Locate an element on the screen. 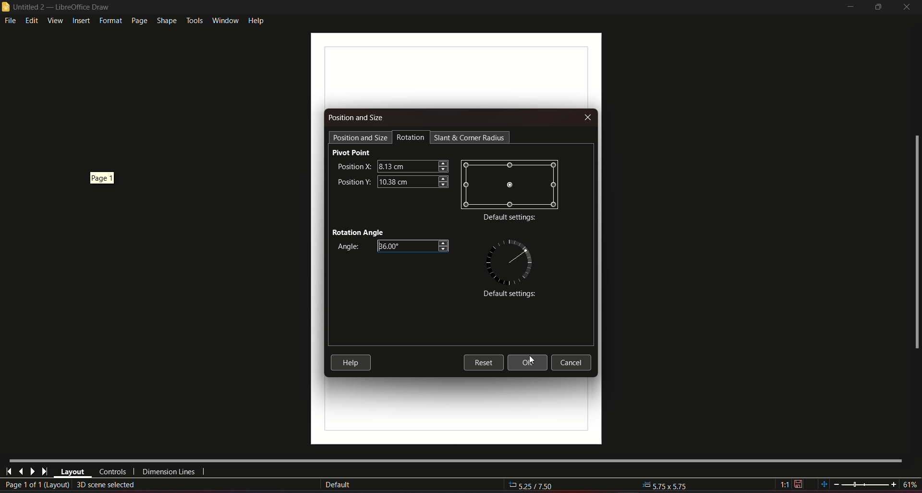 Image resolution: width=922 pixels, height=493 pixels. close is located at coordinates (908, 7).